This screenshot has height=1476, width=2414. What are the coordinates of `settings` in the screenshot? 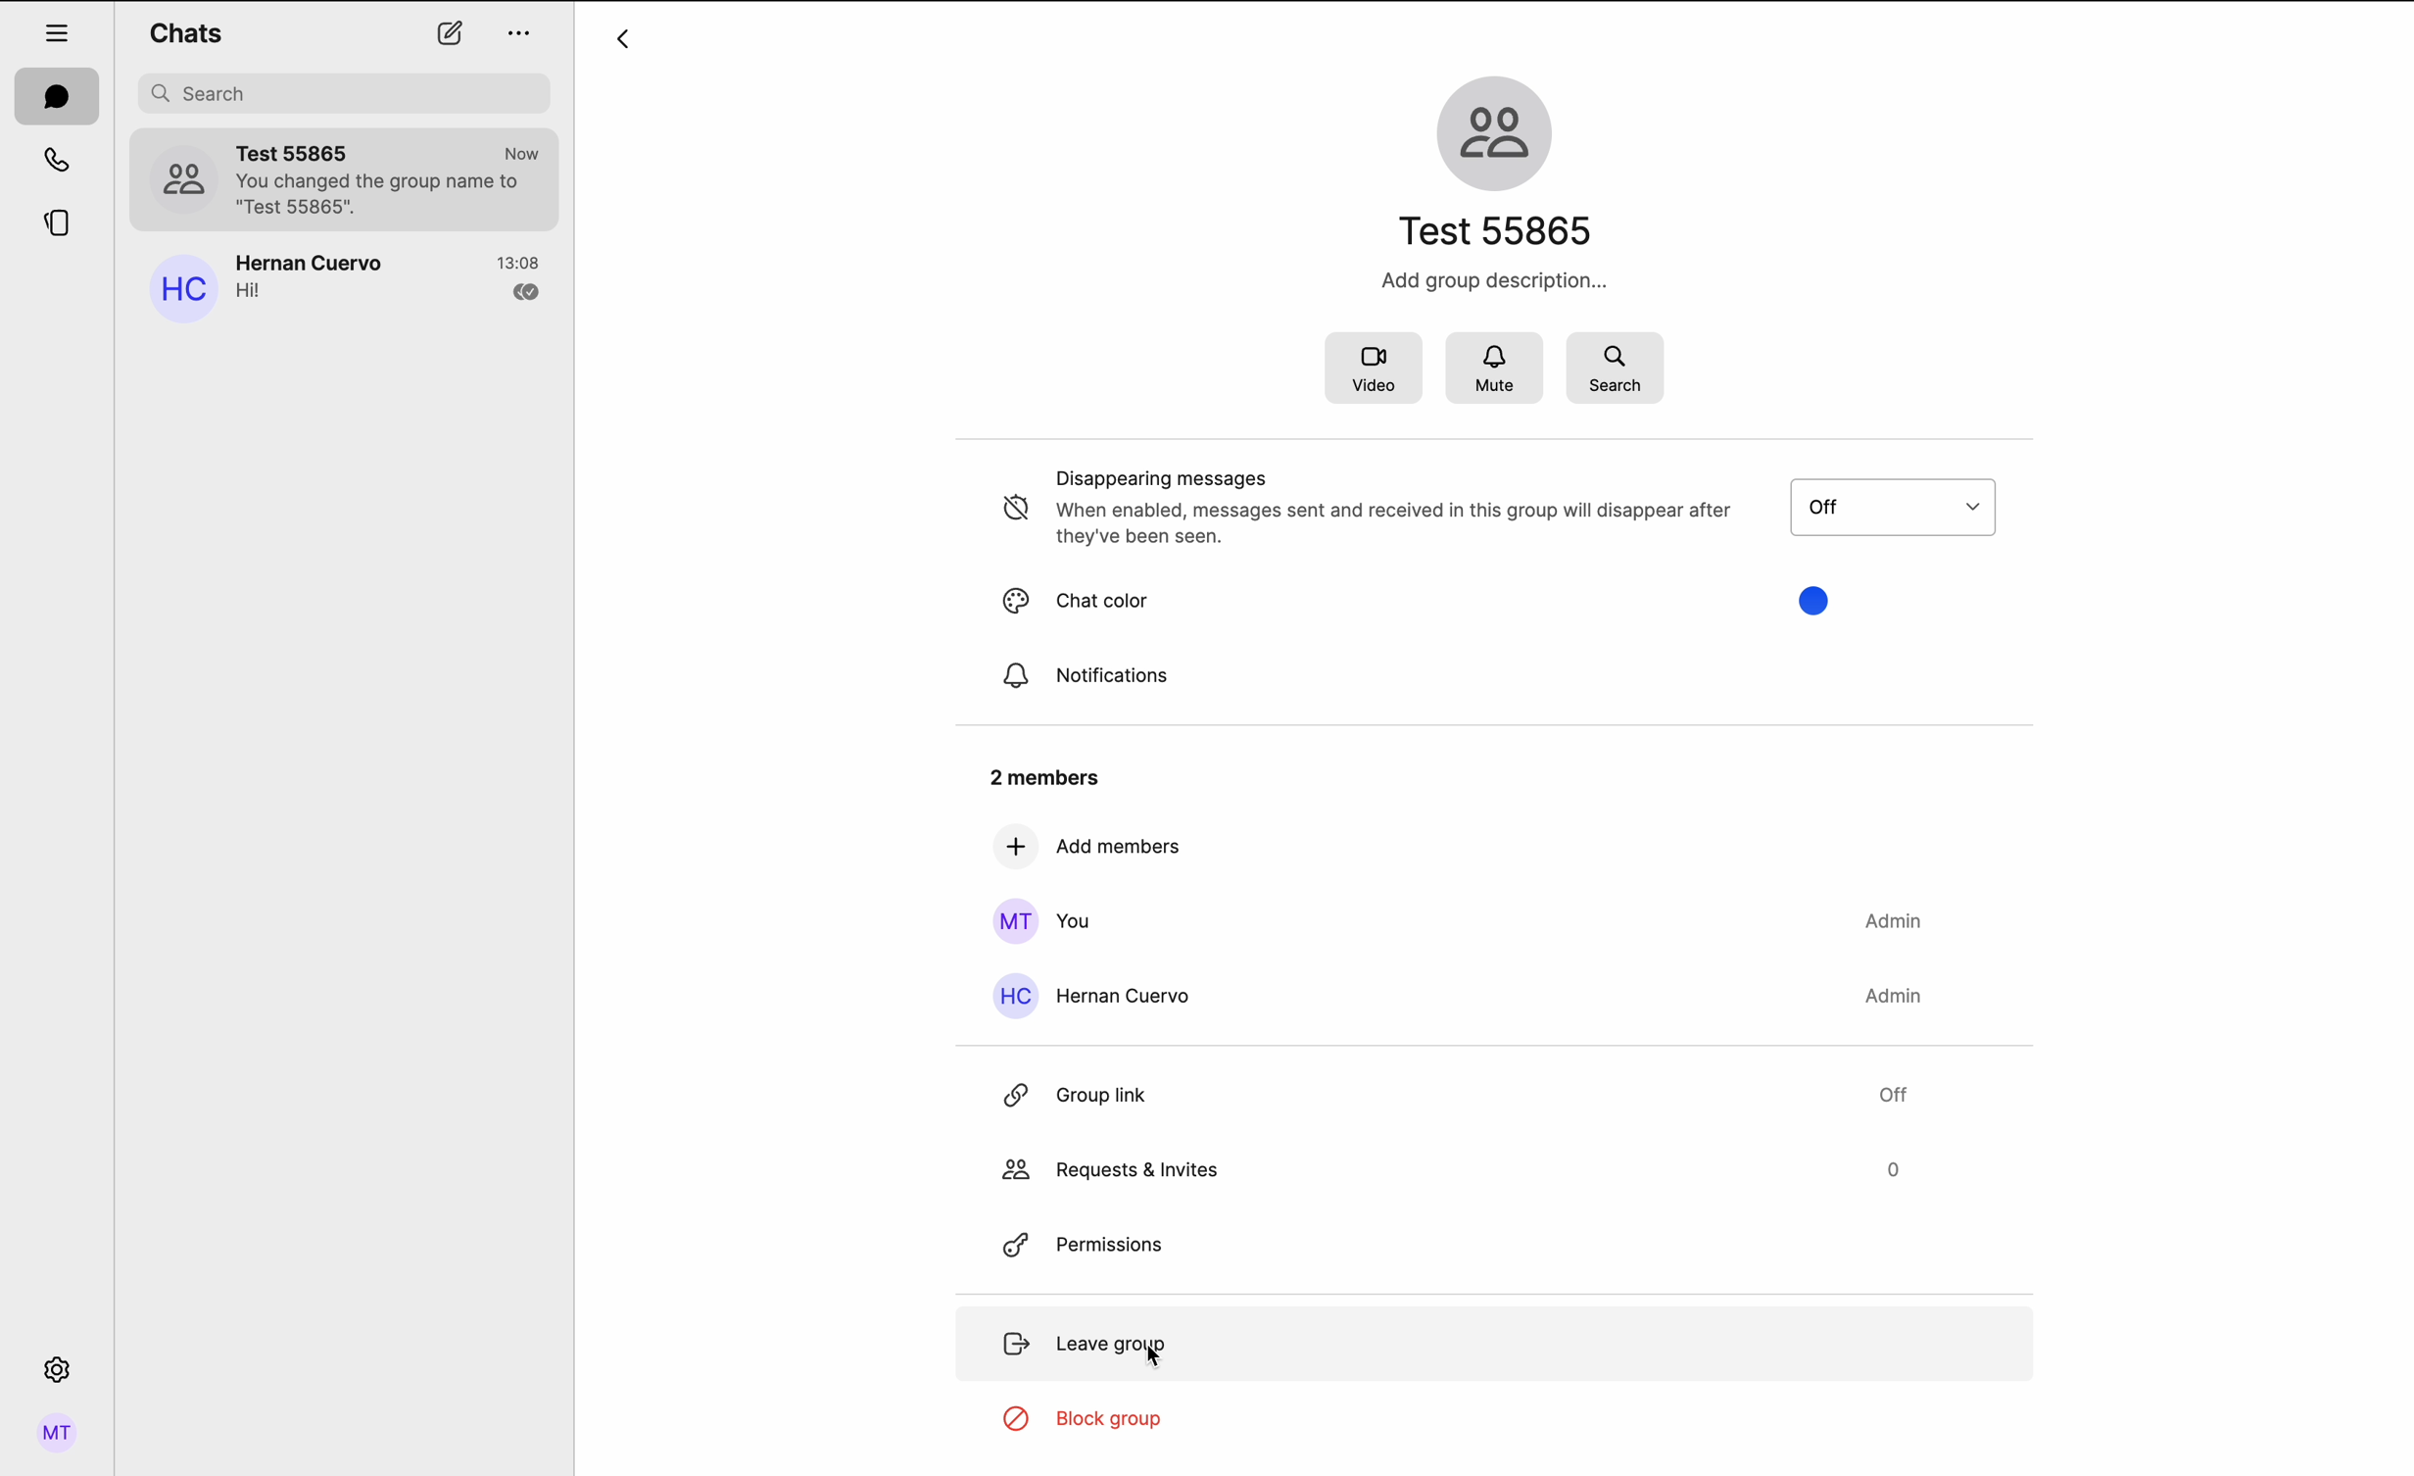 It's located at (59, 1366).